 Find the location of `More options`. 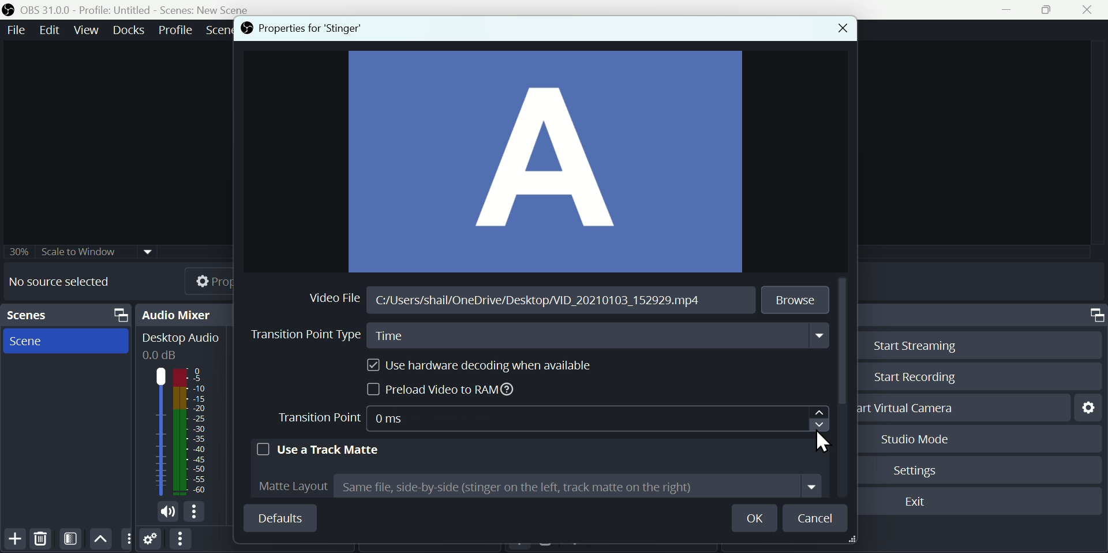

More options is located at coordinates (179, 540).